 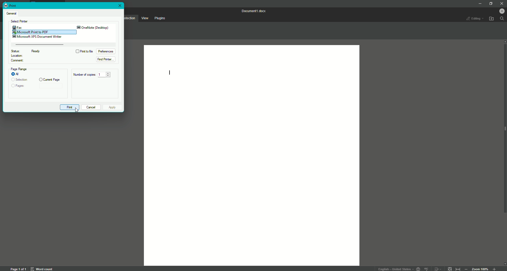 What do you see at coordinates (427, 269) in the screenshot?
I see `spell check` at bounding box center [427, 269].